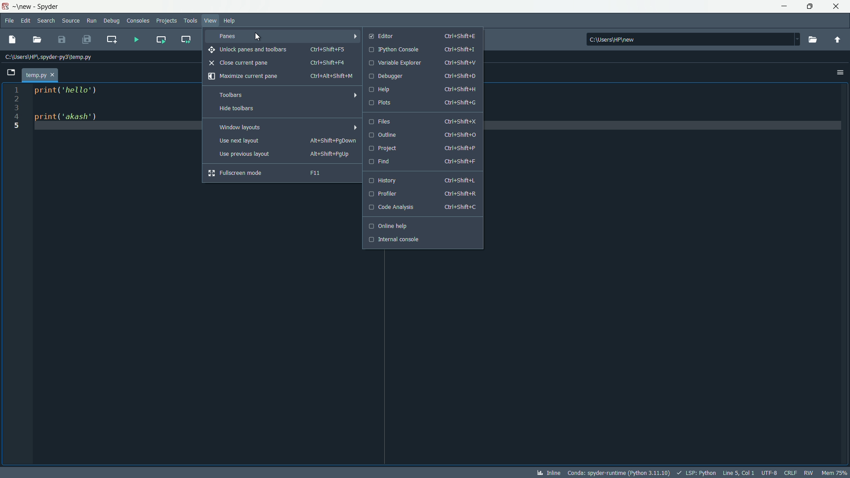 This screenshot has width=850, height=478. What do you see at coordinates (137, 20) in the screenshot?
I see `consoles menu` at bounding box center [137, 20].